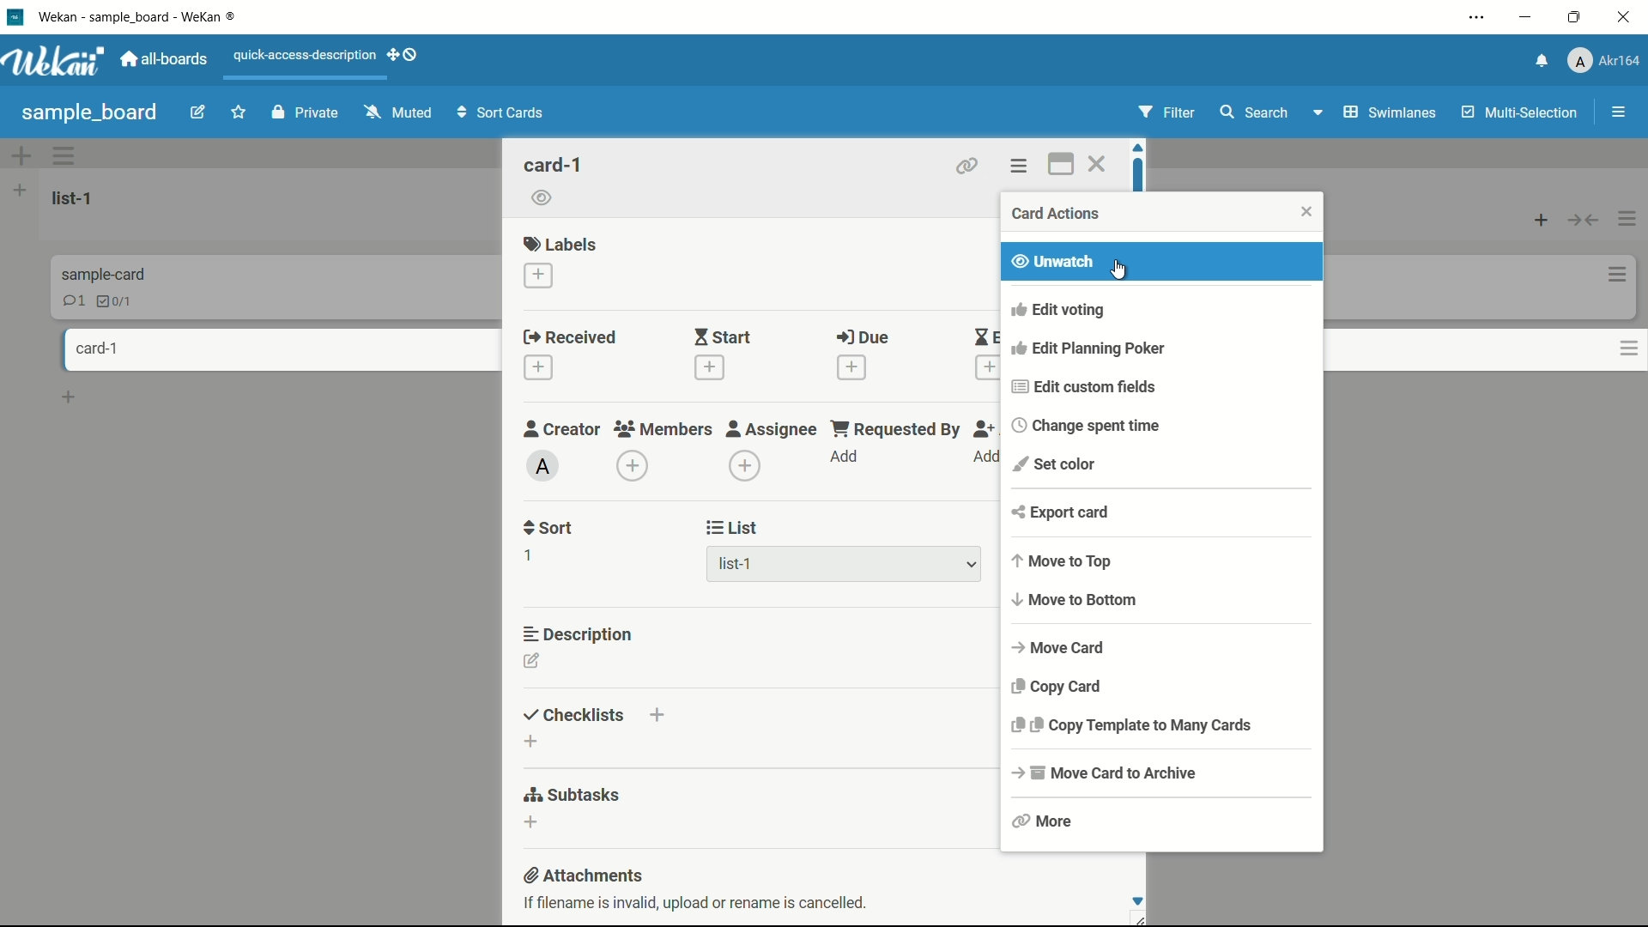  I want to click on if filename is invalid upload or rename is cancelled., so click(691, 906).